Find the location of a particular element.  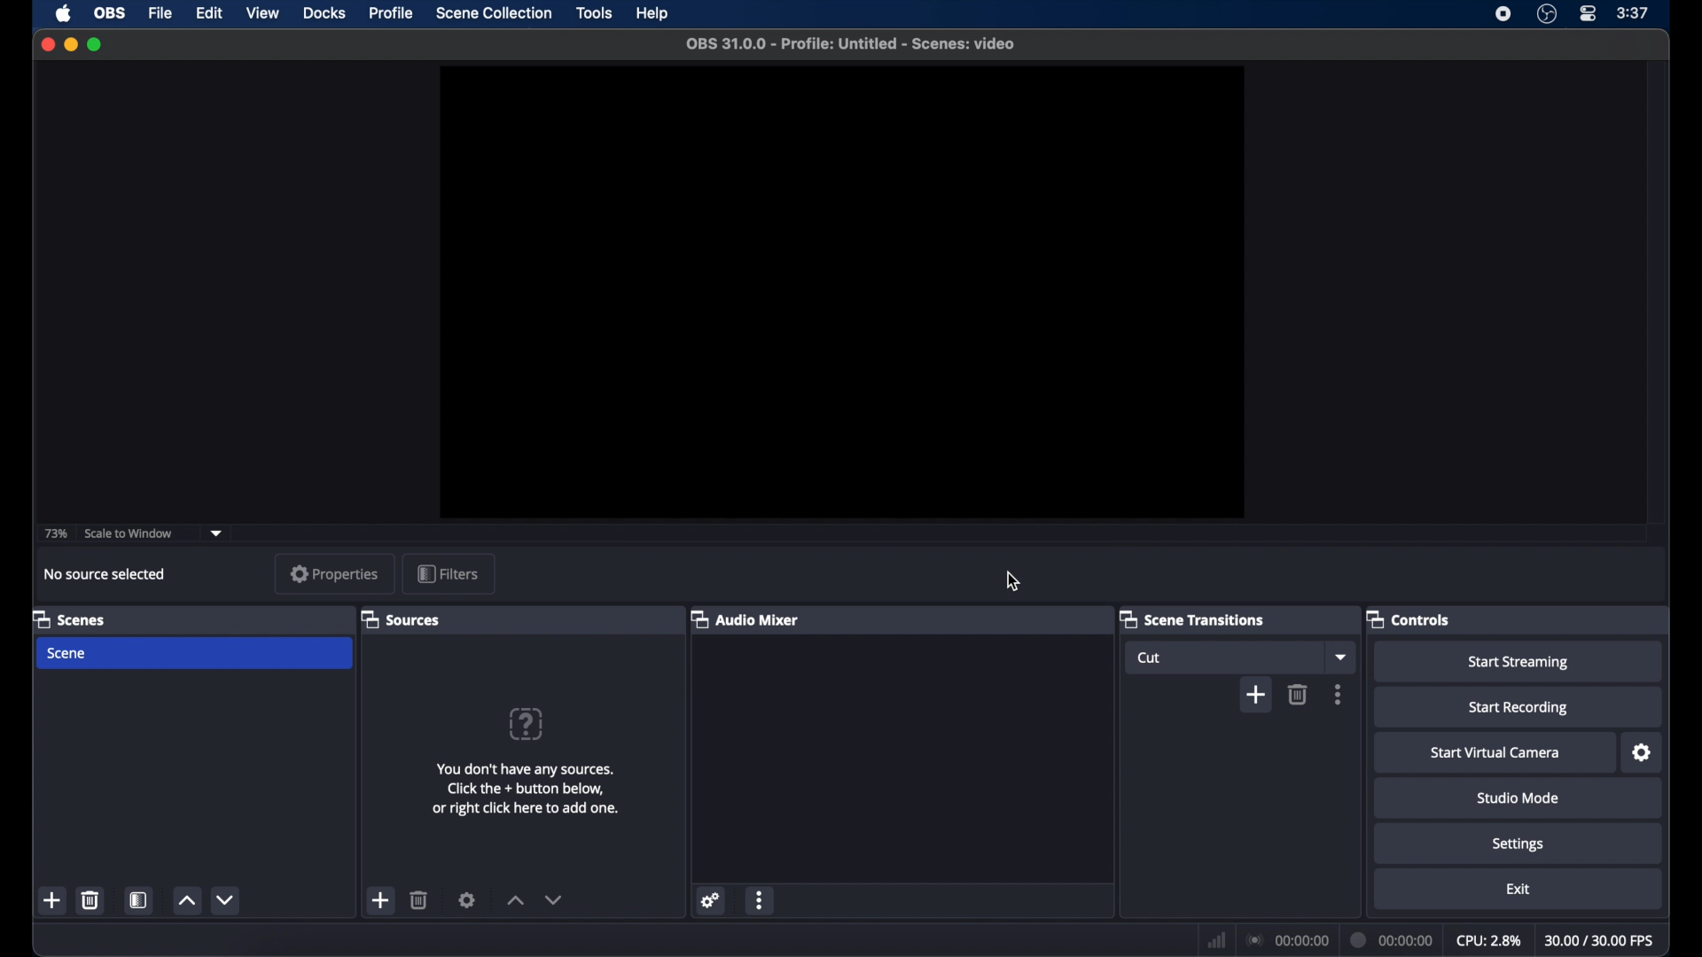

delete is located at coordinates (1298, 694).